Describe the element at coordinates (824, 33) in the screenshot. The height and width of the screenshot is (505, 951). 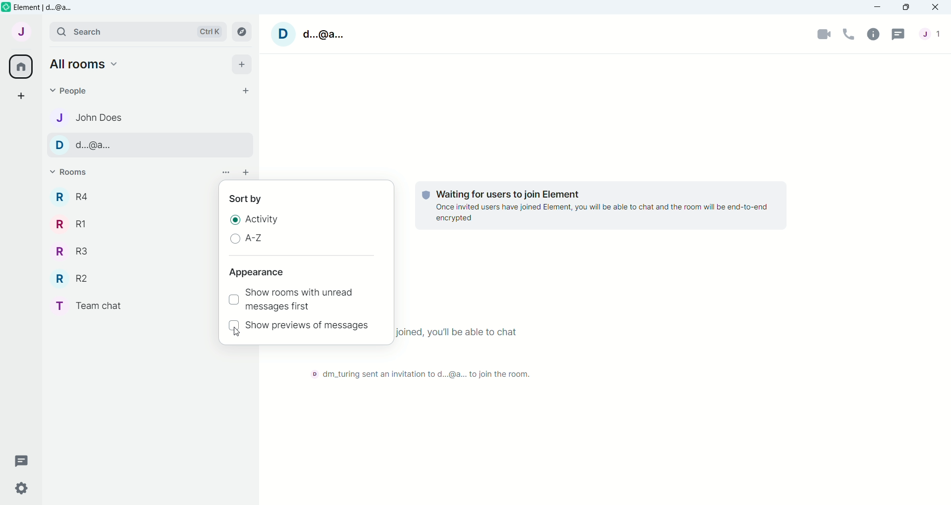
I see `Video call` at that location.